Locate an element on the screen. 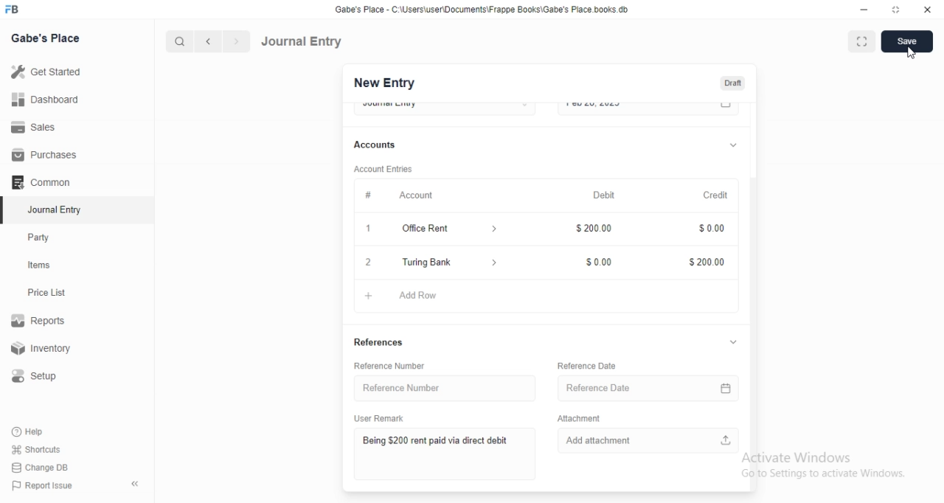 The image size is (944, 503). Reference Date is located at coordinates (644, 389).